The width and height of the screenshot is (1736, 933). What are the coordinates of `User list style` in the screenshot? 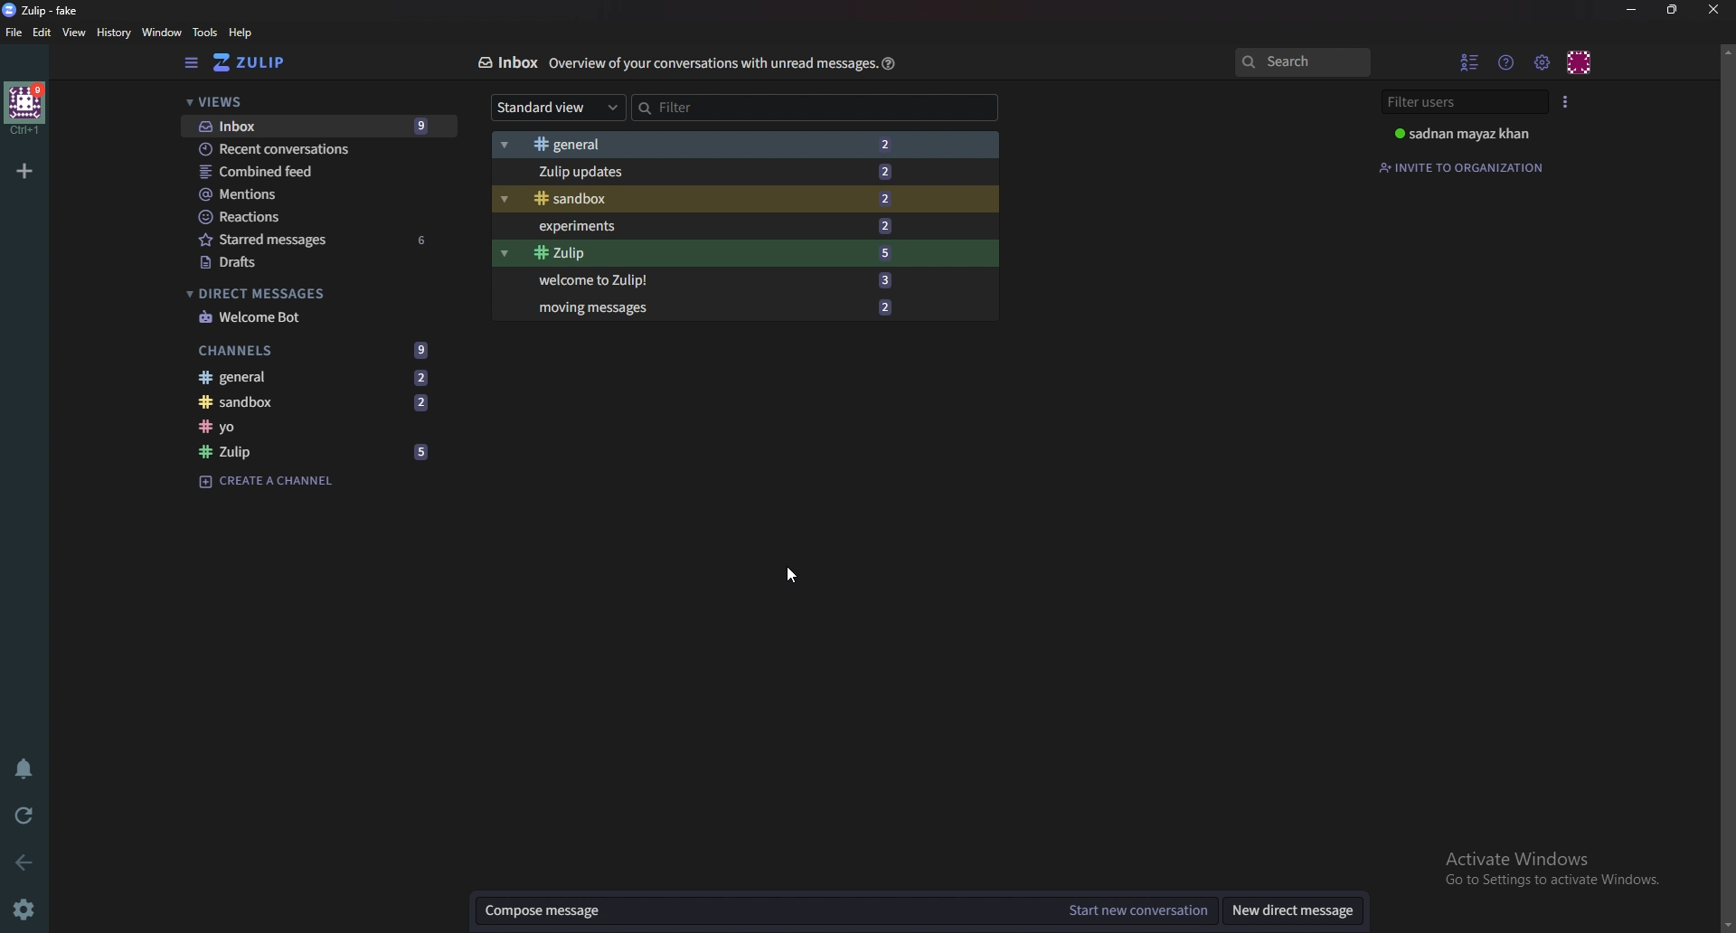 It's located at (1567, 100).